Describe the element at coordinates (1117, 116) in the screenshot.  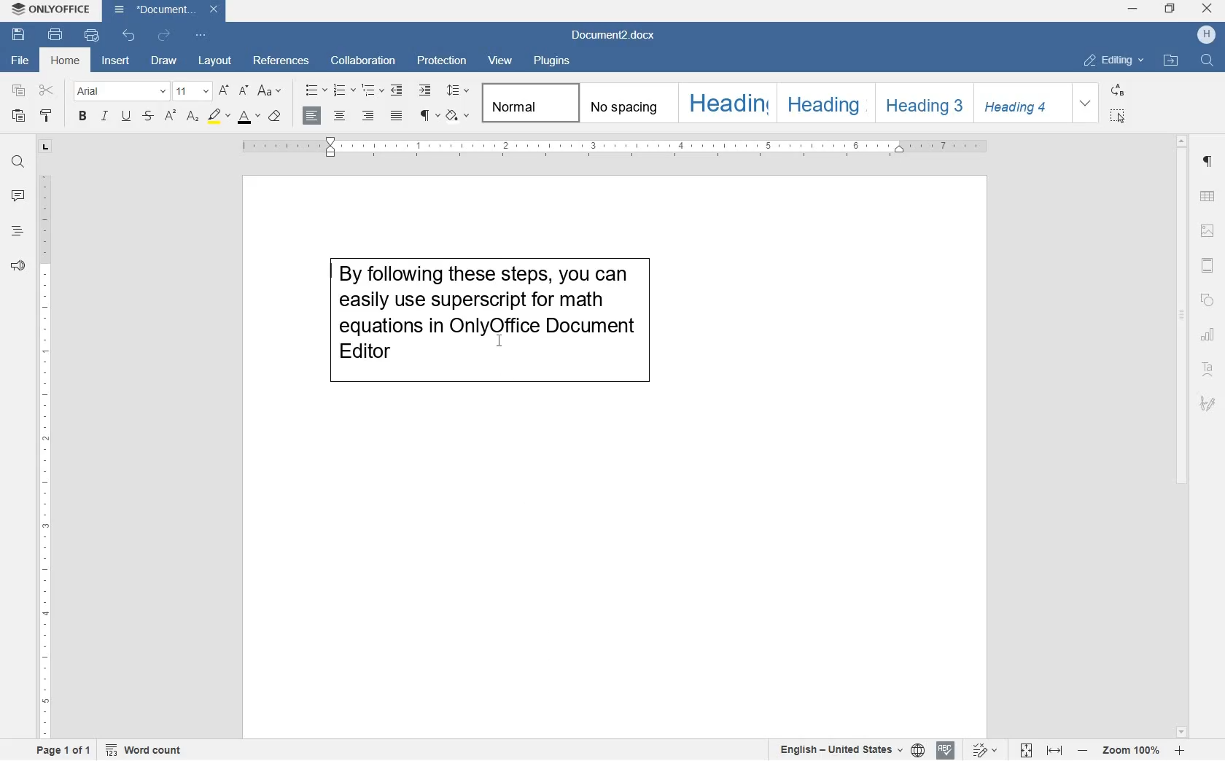
I see `SELECT ALL` at that location.